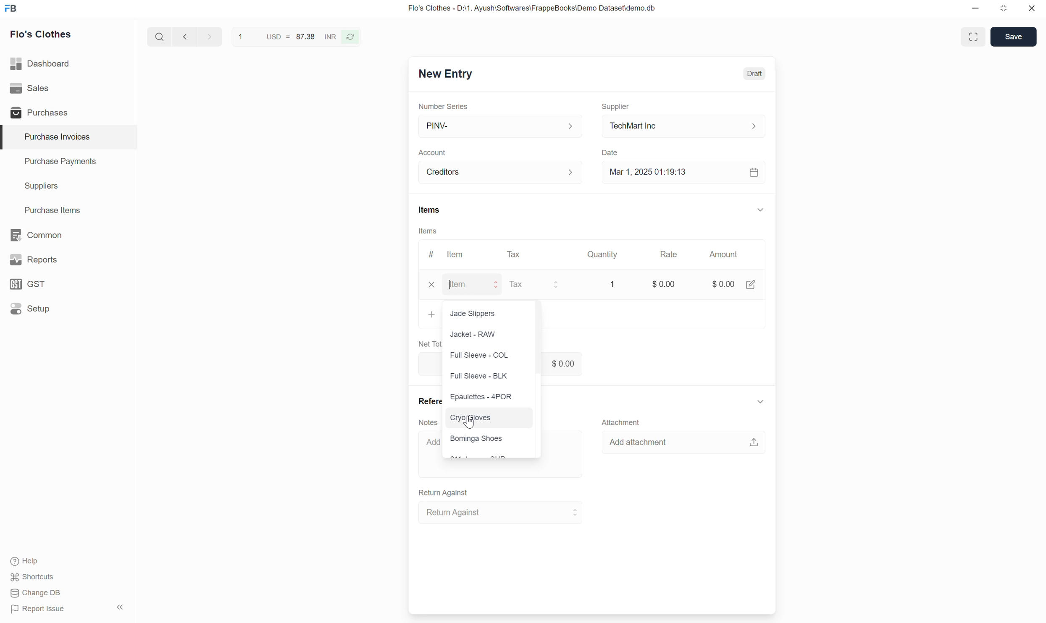 The width and height of the screenshot is (1046, 623). What do you see at coordinates (62, 161) in the screenshot?
I see `Purchase Payments` at bounding box center [62, 161].